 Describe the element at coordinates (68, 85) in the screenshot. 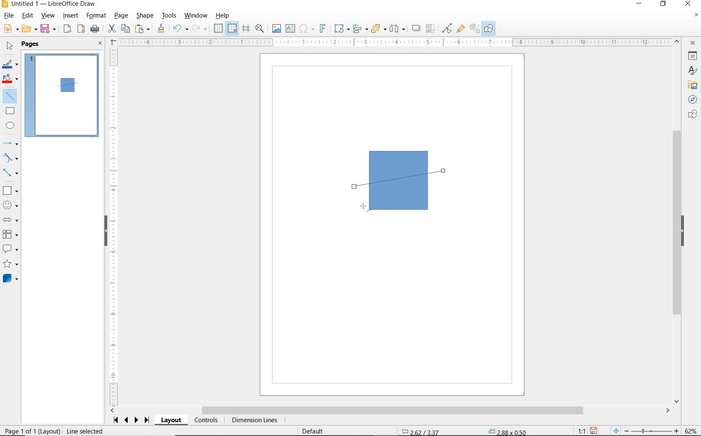

I see `LINE ADDED` at that location.